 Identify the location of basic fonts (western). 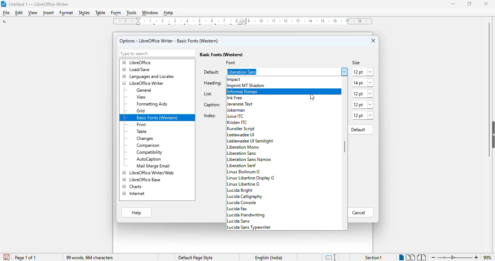
(157, 118).